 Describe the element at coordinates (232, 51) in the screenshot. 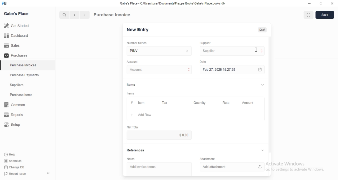

I see `Supplier` at that location.